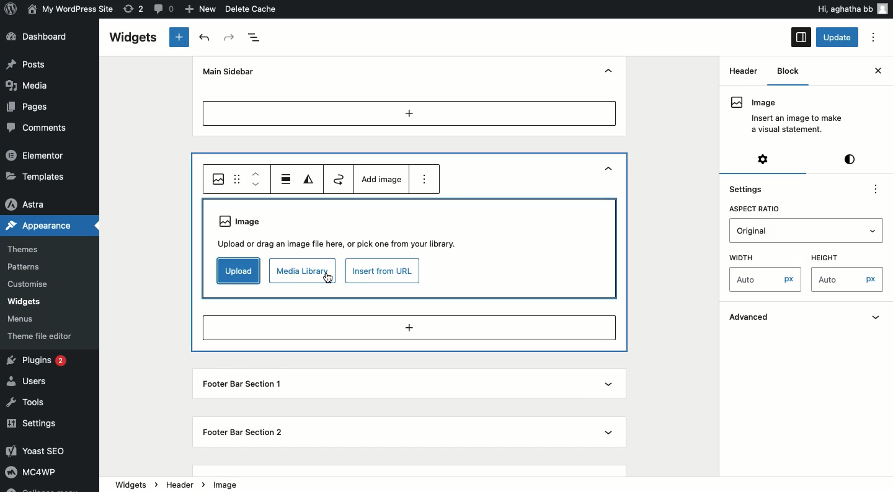 This screenshot has height=492, width=893. Describe the element at coordinates (25, 266) in the screenshot. I see `Patterns` at that location.